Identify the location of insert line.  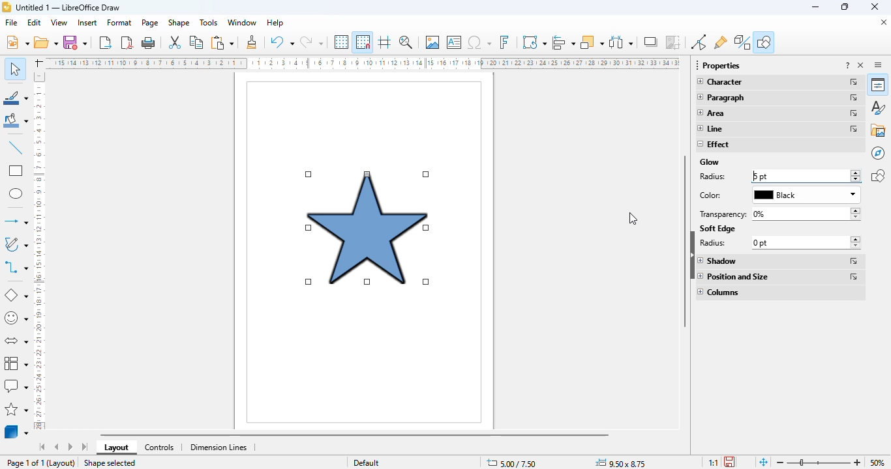
(16, 149).